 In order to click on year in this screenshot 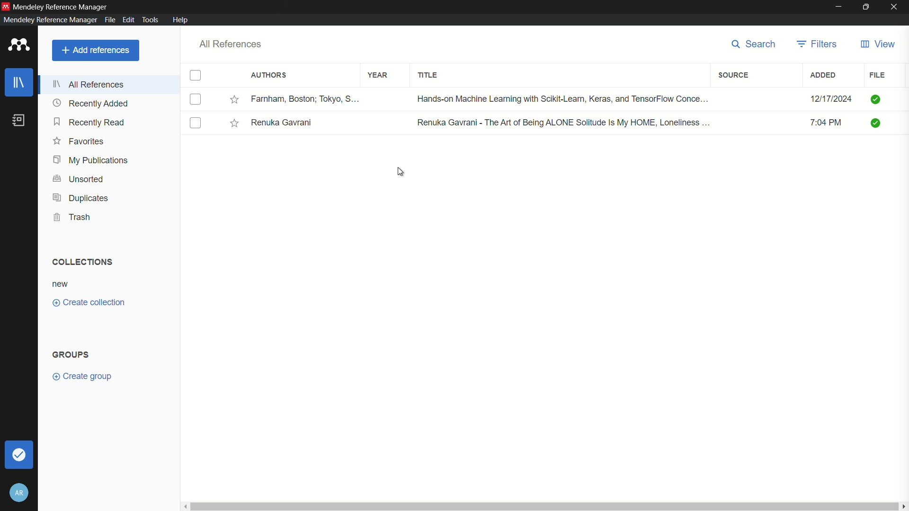, I will do `click(378, 75)`.